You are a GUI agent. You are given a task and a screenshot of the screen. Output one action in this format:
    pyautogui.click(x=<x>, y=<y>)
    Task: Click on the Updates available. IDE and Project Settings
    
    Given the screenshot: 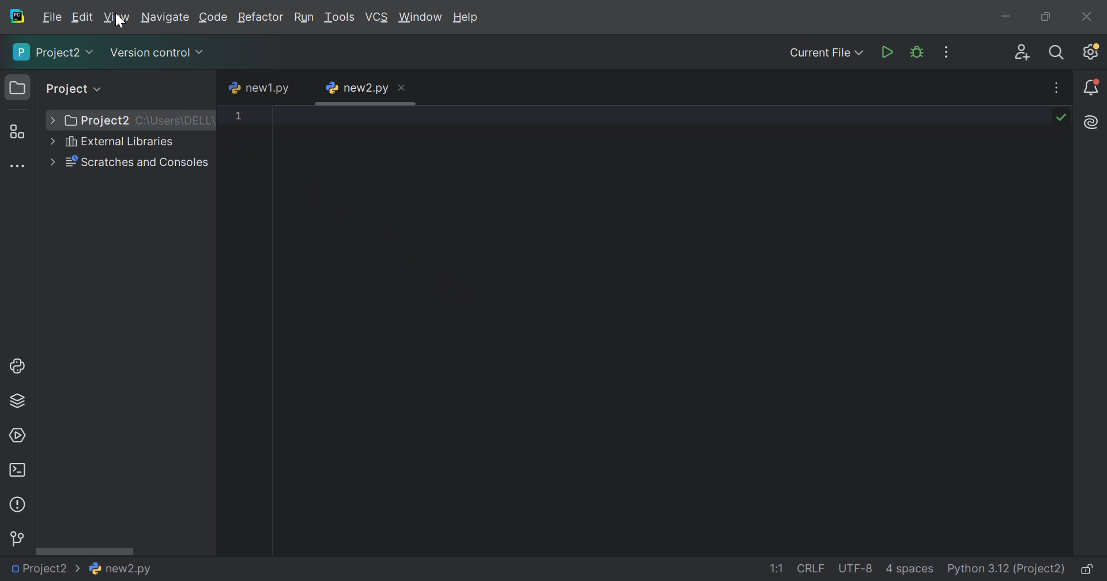 What is the action you would take?
    pyautogui.click(x=1090, y=52)
    